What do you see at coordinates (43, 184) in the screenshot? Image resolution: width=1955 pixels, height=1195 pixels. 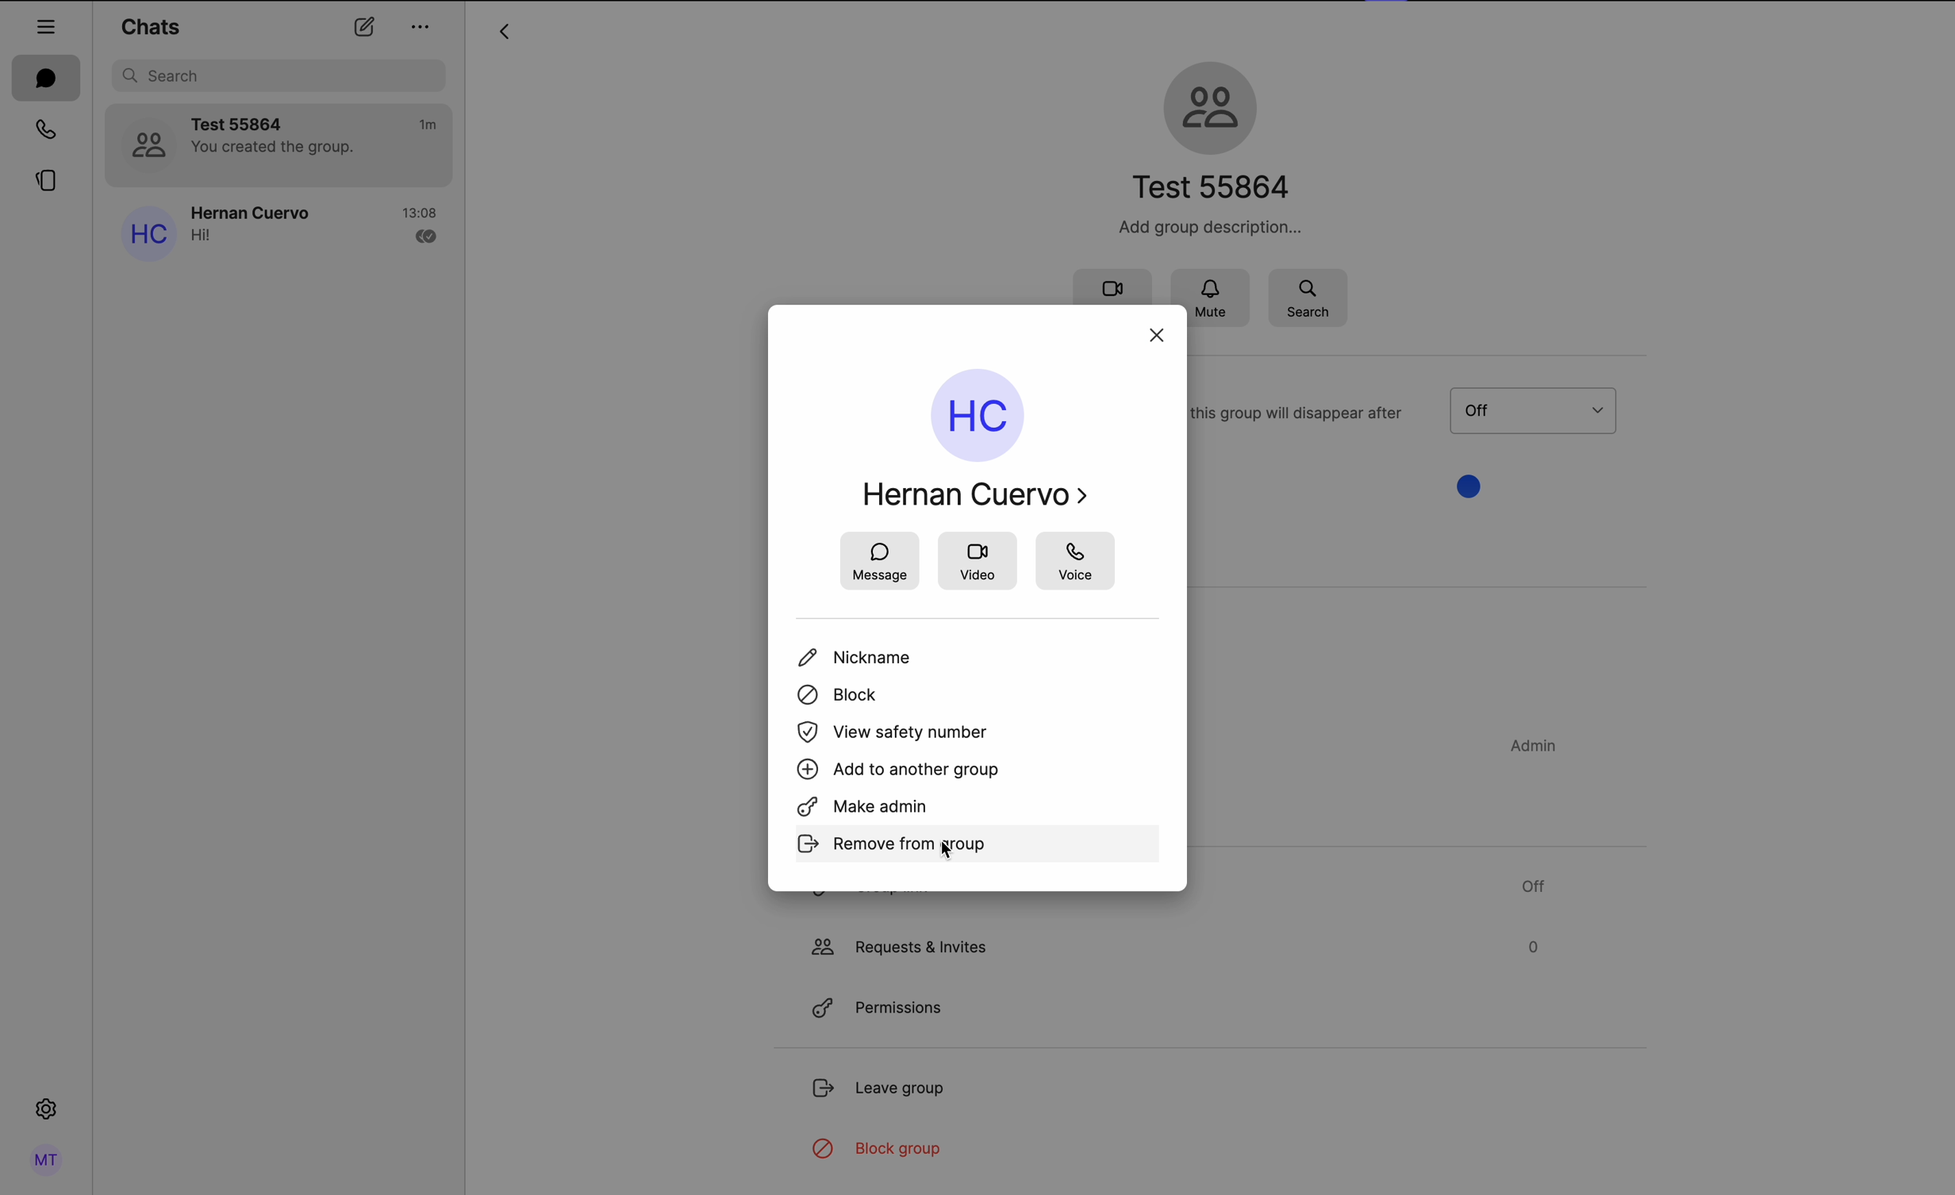 I see `stories` at bounding box center [43, 184].